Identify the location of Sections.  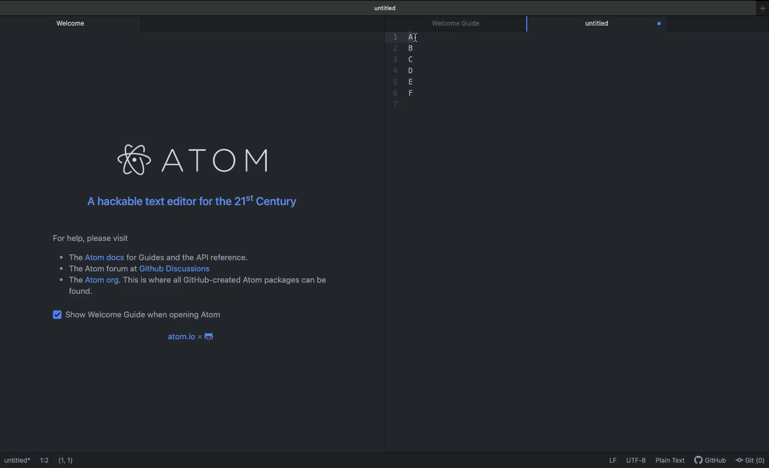
(412, 37).